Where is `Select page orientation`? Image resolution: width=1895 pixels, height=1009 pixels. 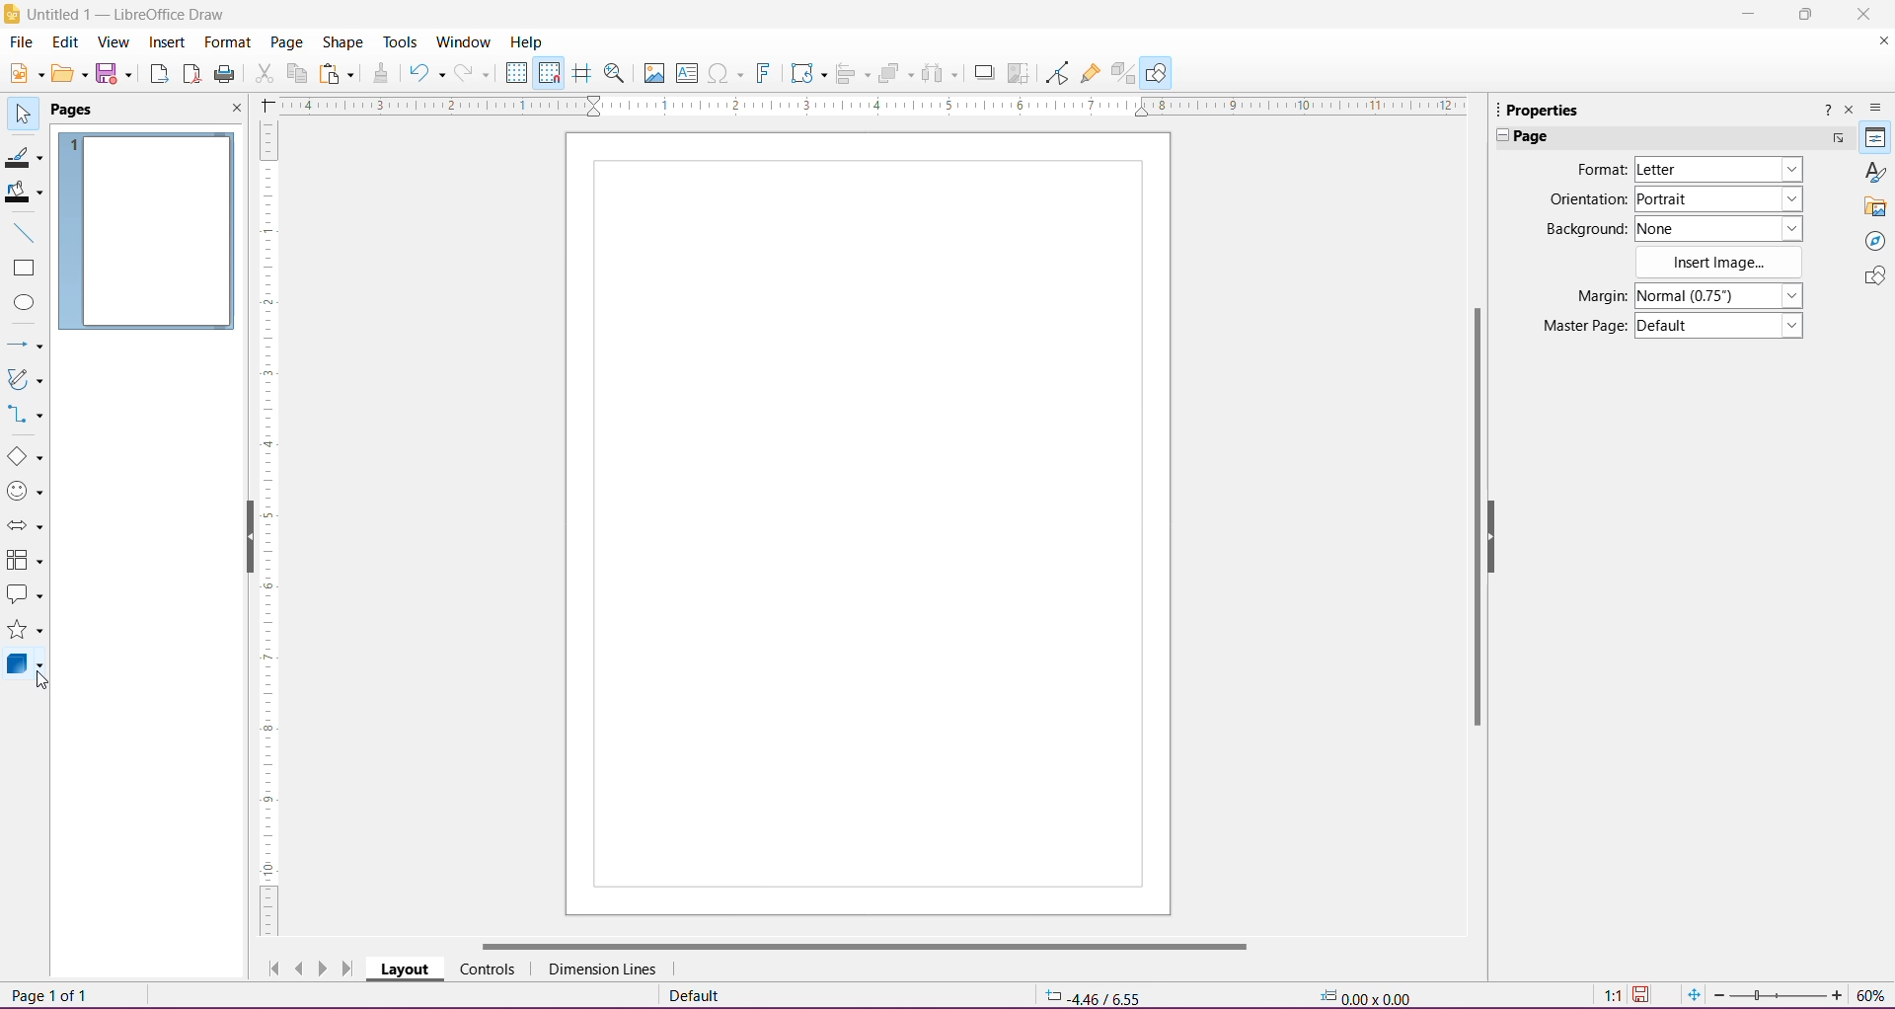 Select page orientation is located at coordinates (1722, 198).